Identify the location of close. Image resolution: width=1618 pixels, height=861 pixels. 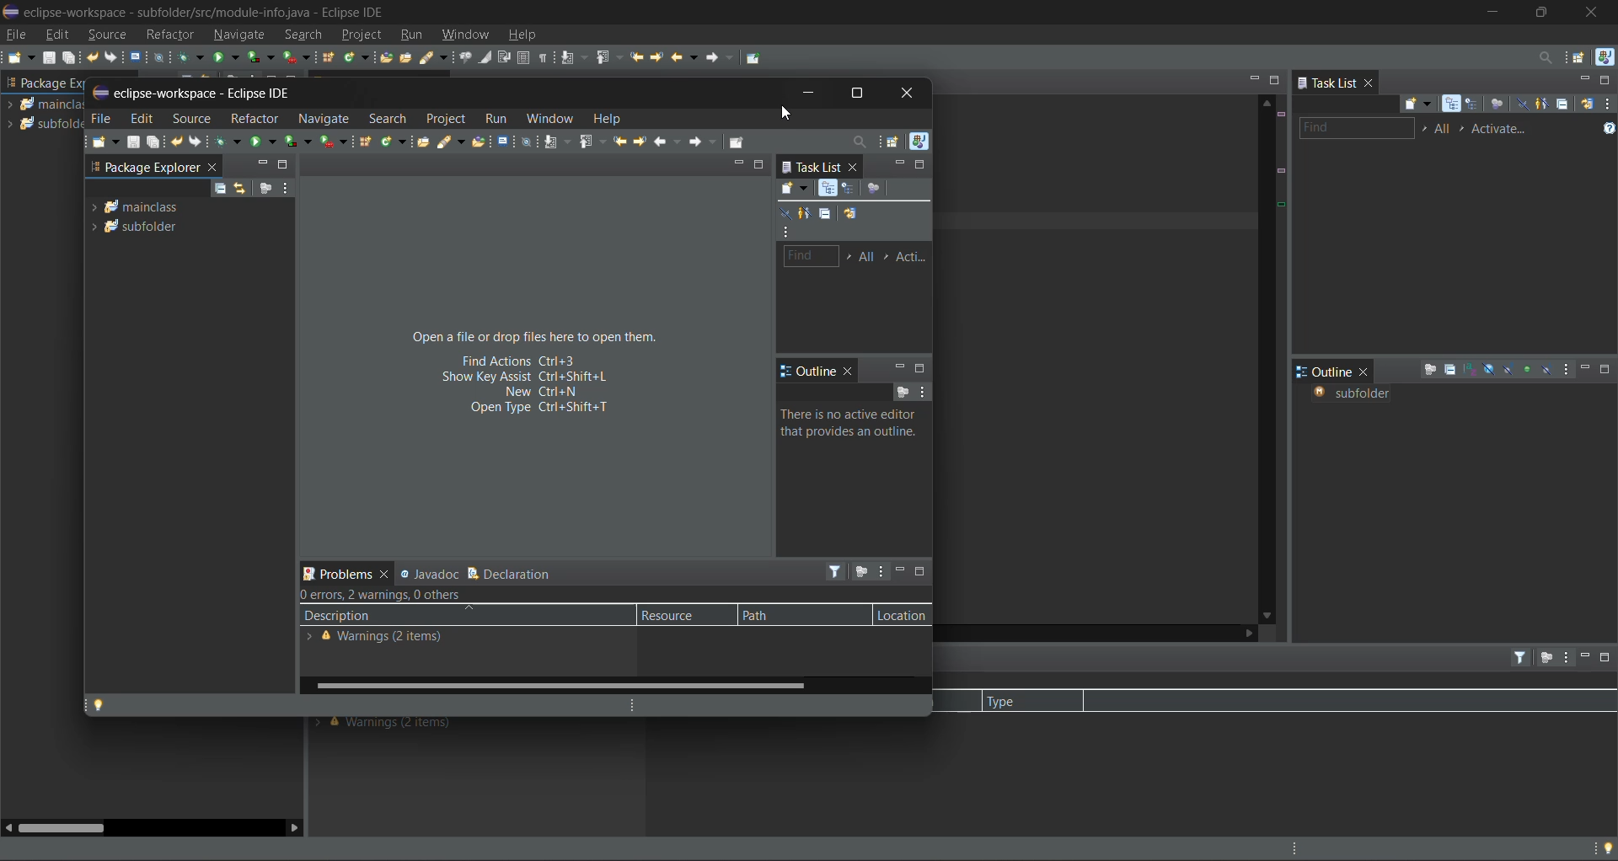
(1373, 83).